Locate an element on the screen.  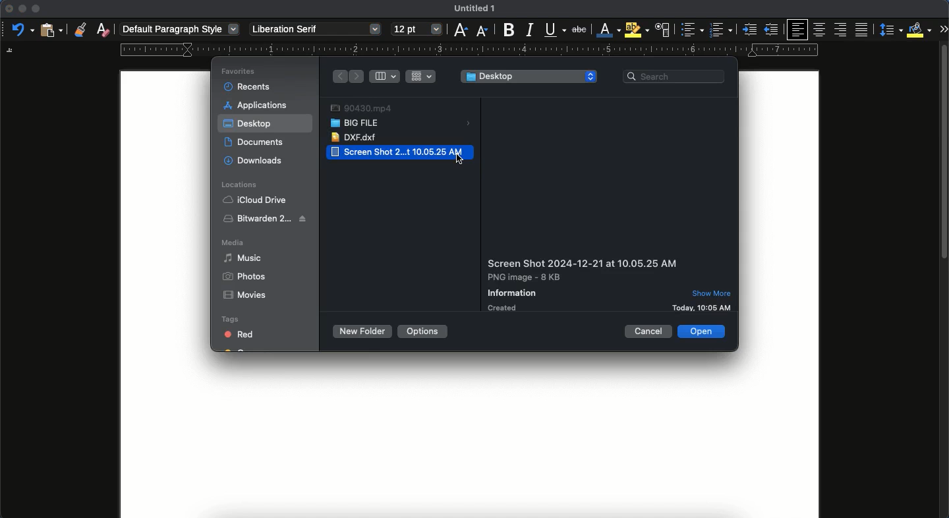
forward is located at coordinates (359, 77).